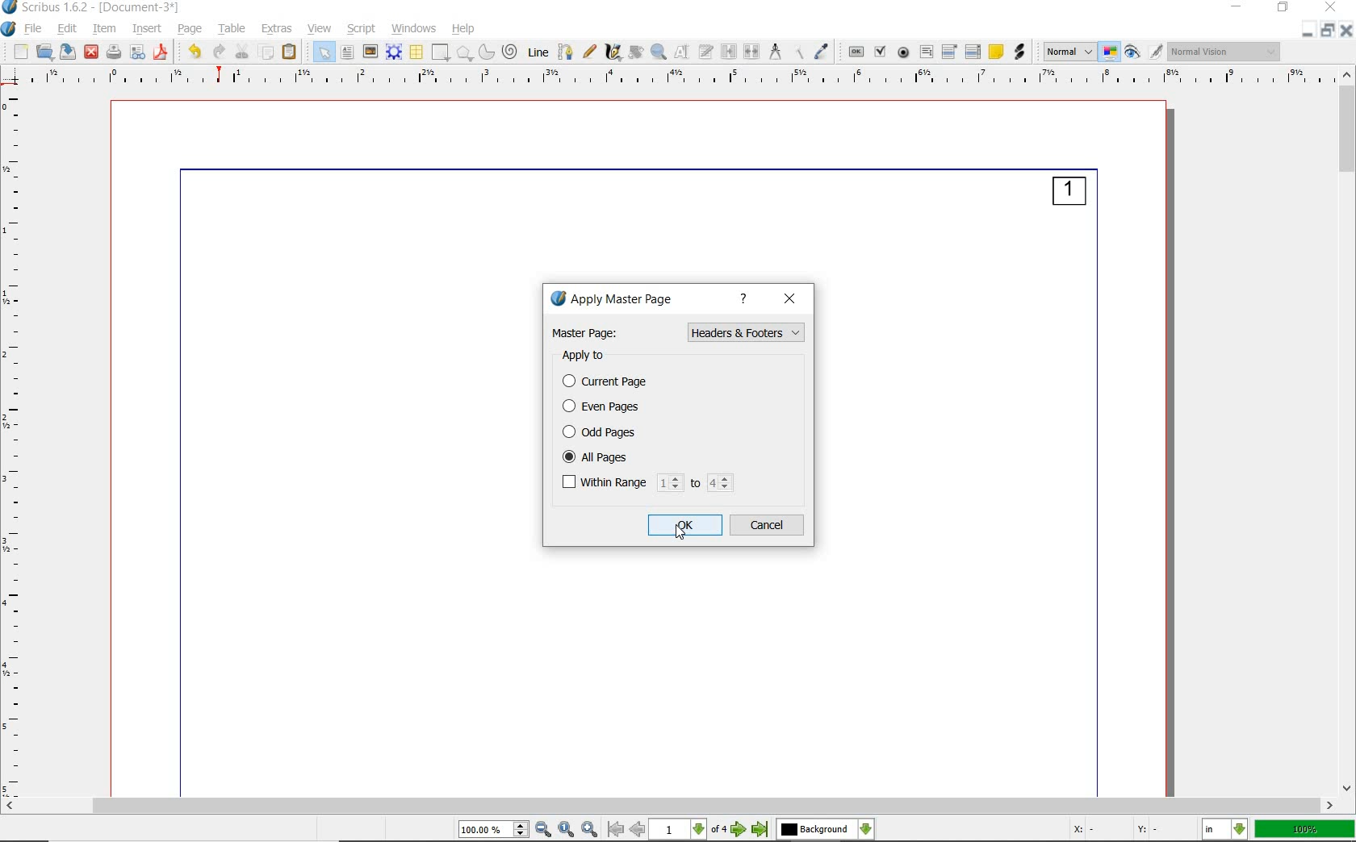 This screenshot has height=842, width=1356. What do you see at coordinates (360, 30) in the screenshot?
I see `script` at bounding box center [360, 30].